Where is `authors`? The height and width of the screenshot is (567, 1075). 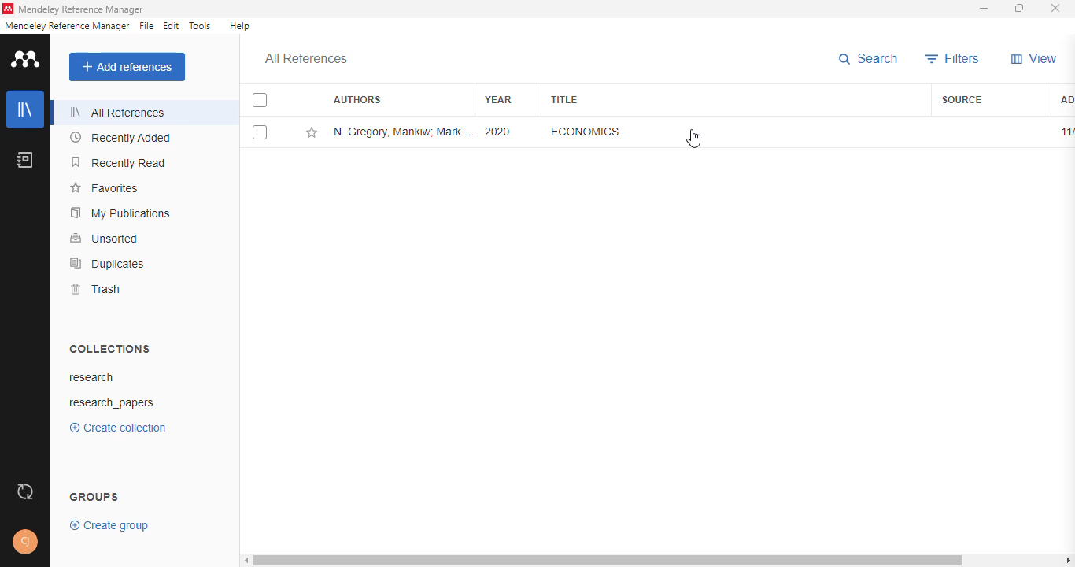 authors is located at coordinates (357, 98).